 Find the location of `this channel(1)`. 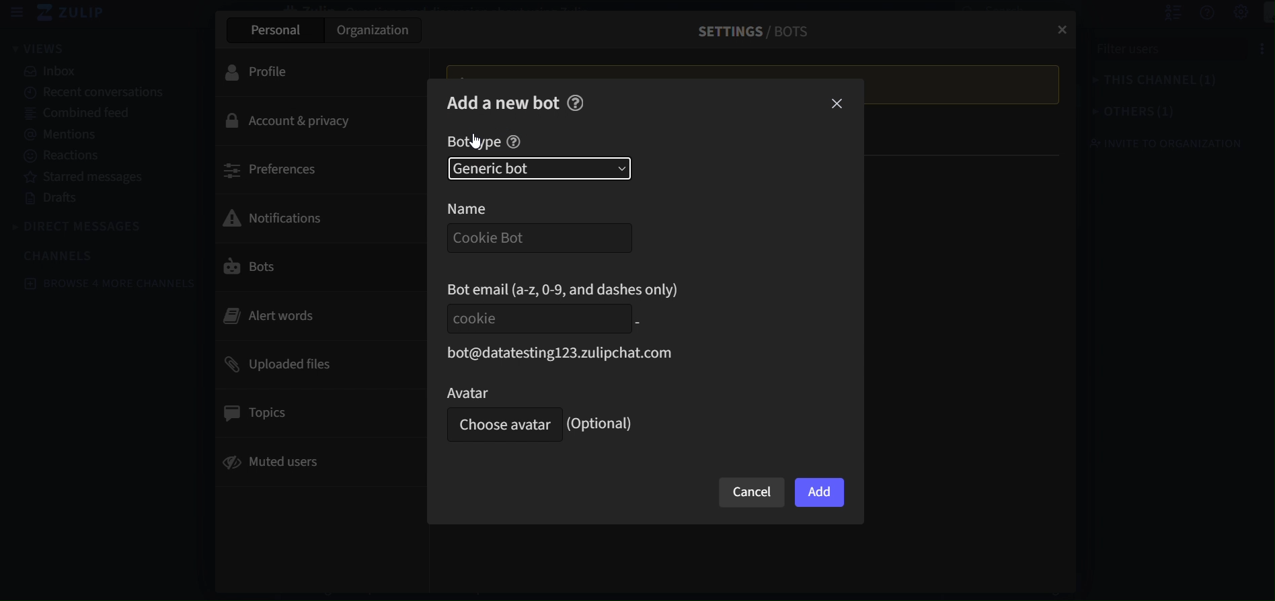

this channel(1) is located at coordinates (1161, 83).